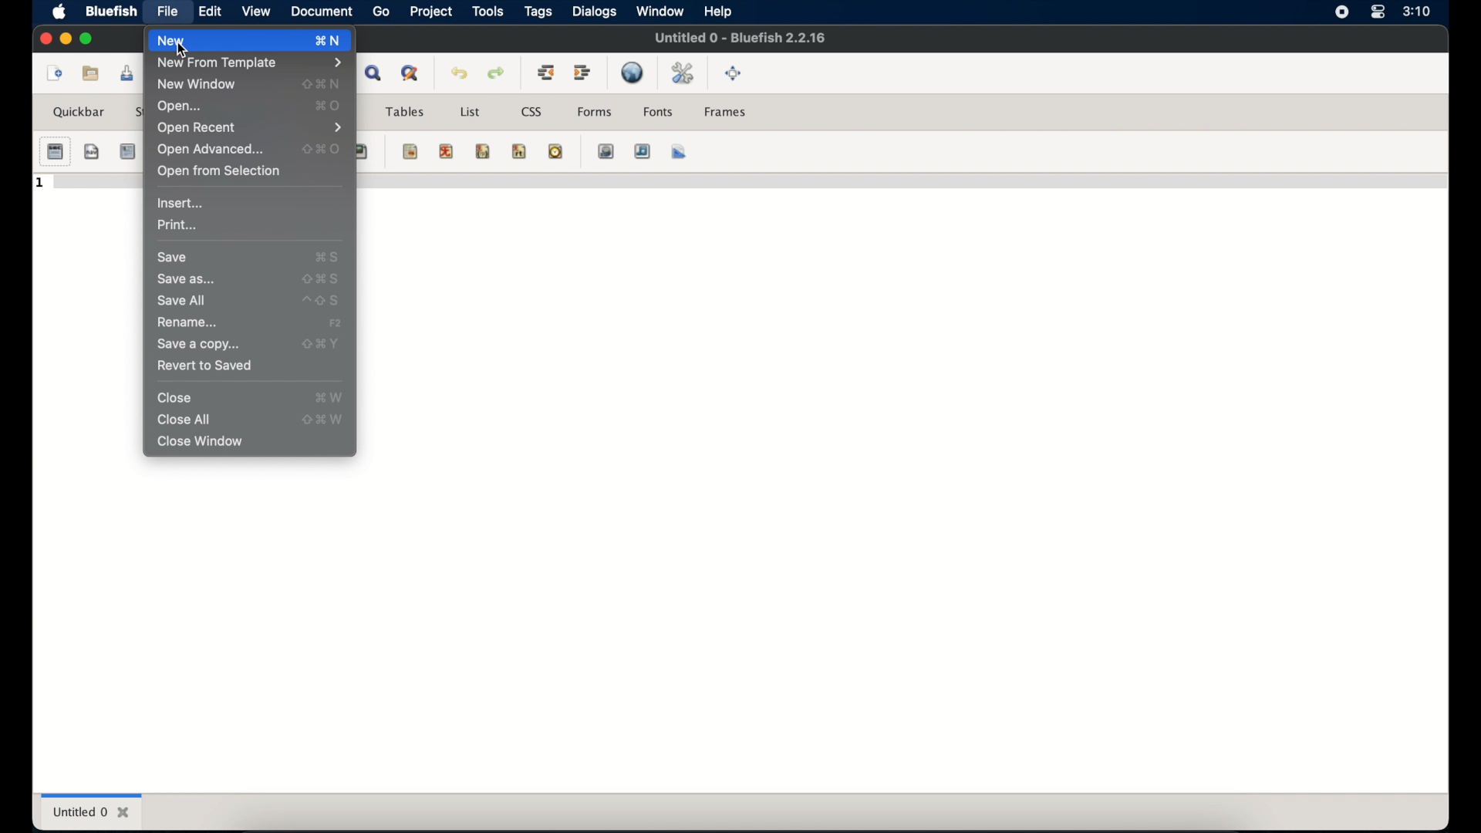 The width and height of the screenshot is (1481, 833). I want to click on edit, so click(209, 12).